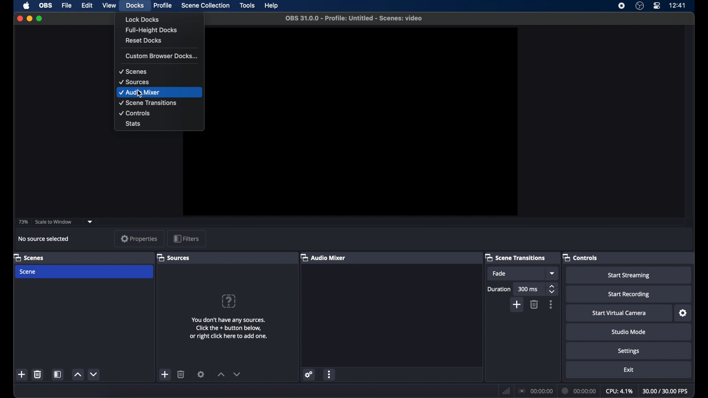 The image size is (708, 398). I want to click on scene transitions, so click(148, 103).